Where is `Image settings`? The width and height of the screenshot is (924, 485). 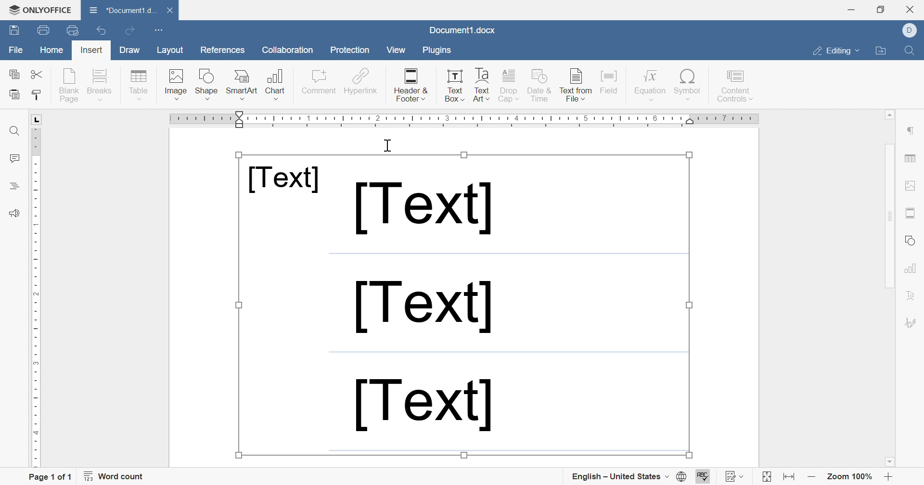 Image settings is located at coordinates (911, 185).